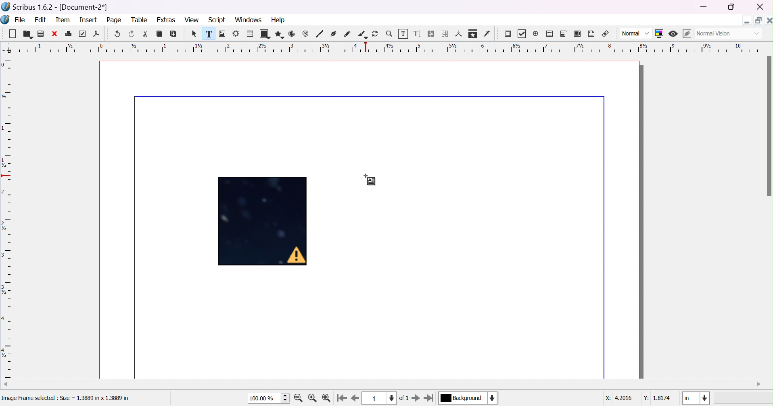 The image size is (773, 406). What do you see at coordinates (445, 33) in the screenshot?
I see `unlink text frames` at bounding box center [445, 33].